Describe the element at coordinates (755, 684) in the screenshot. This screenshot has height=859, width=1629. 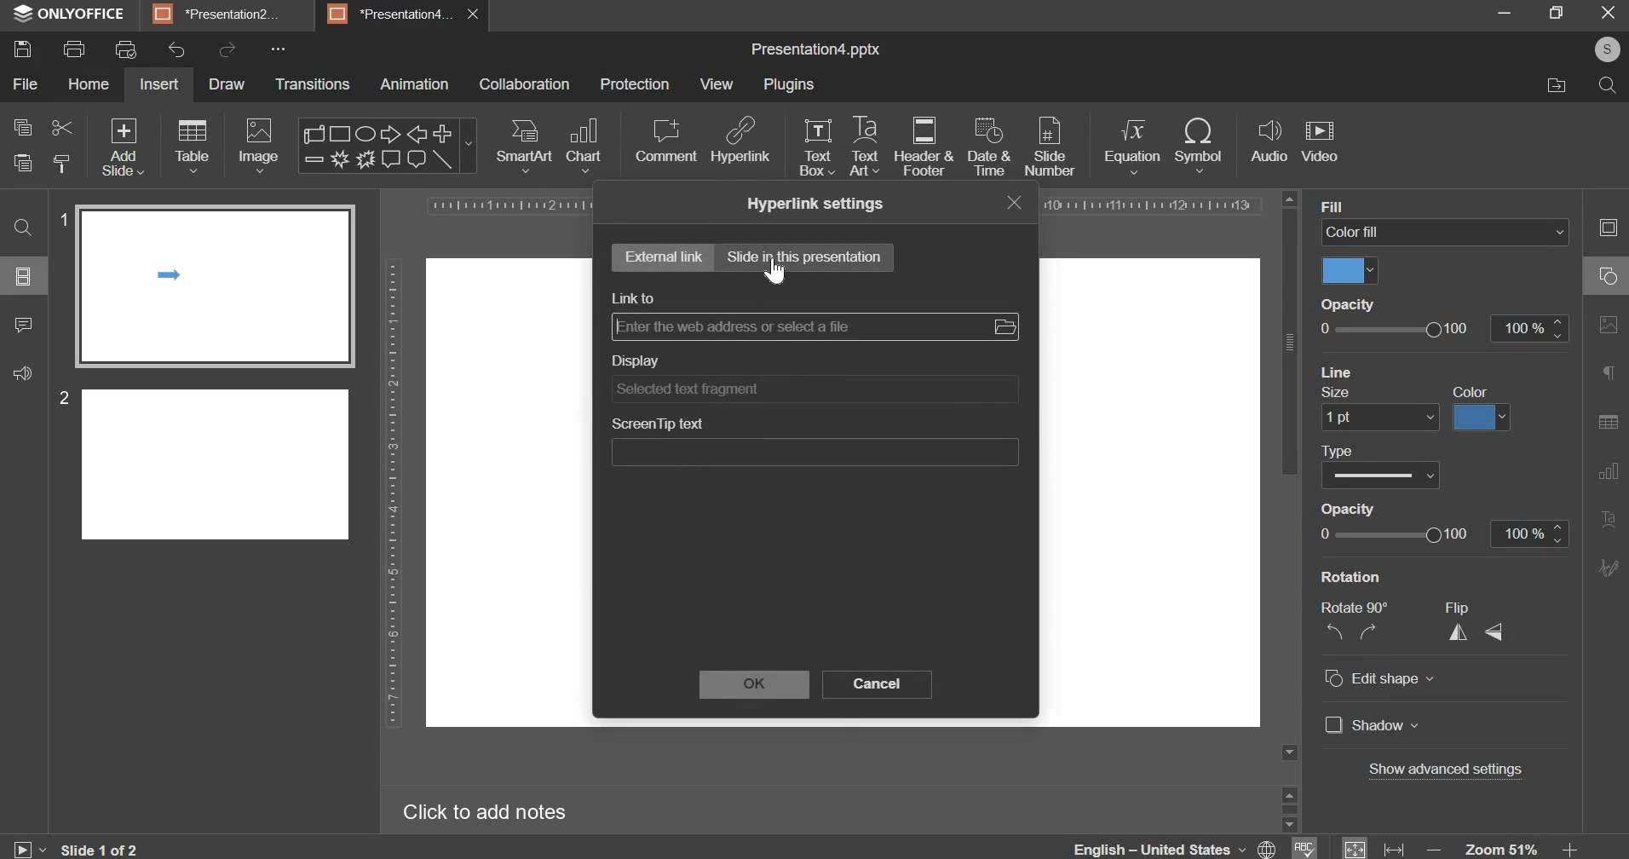
I see `ok` at that location.